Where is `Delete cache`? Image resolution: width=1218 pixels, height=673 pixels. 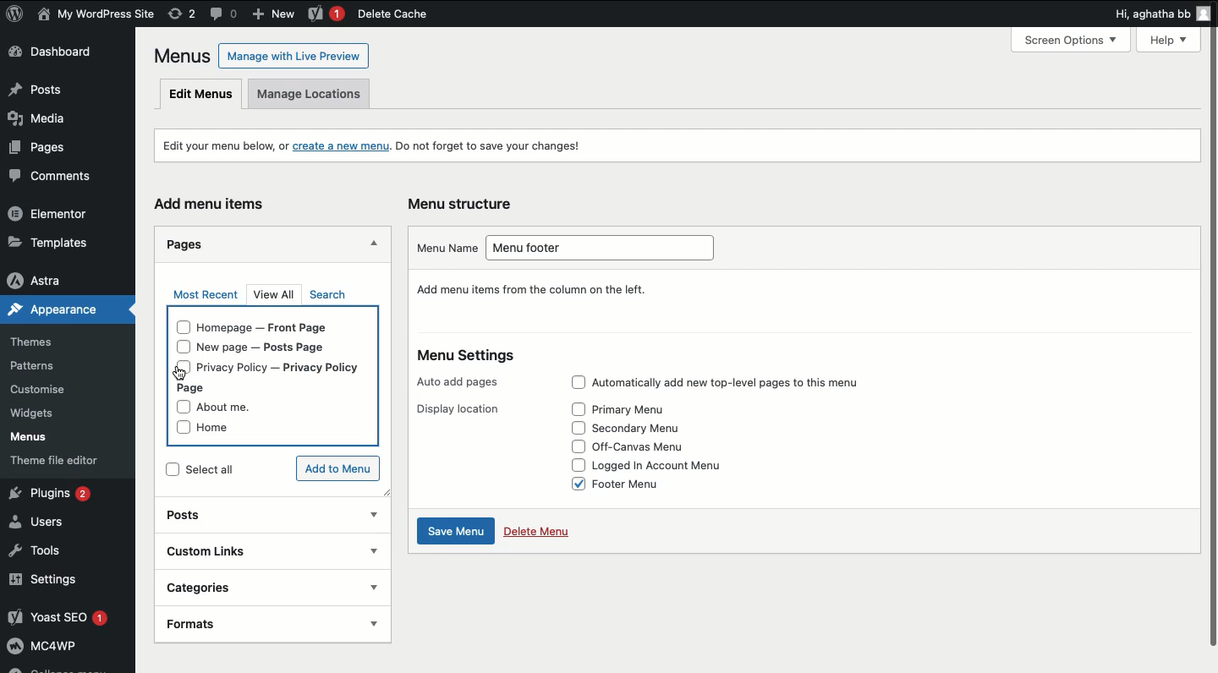 Delete cache is located at coordinates (392, 14).